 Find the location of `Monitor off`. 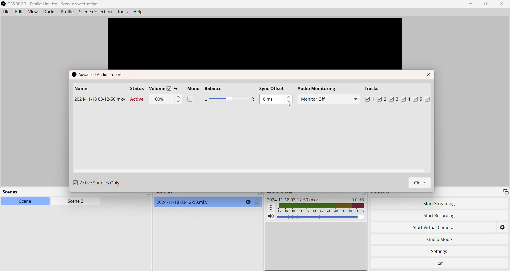

Monitor off is located at coordinates (329, 99).